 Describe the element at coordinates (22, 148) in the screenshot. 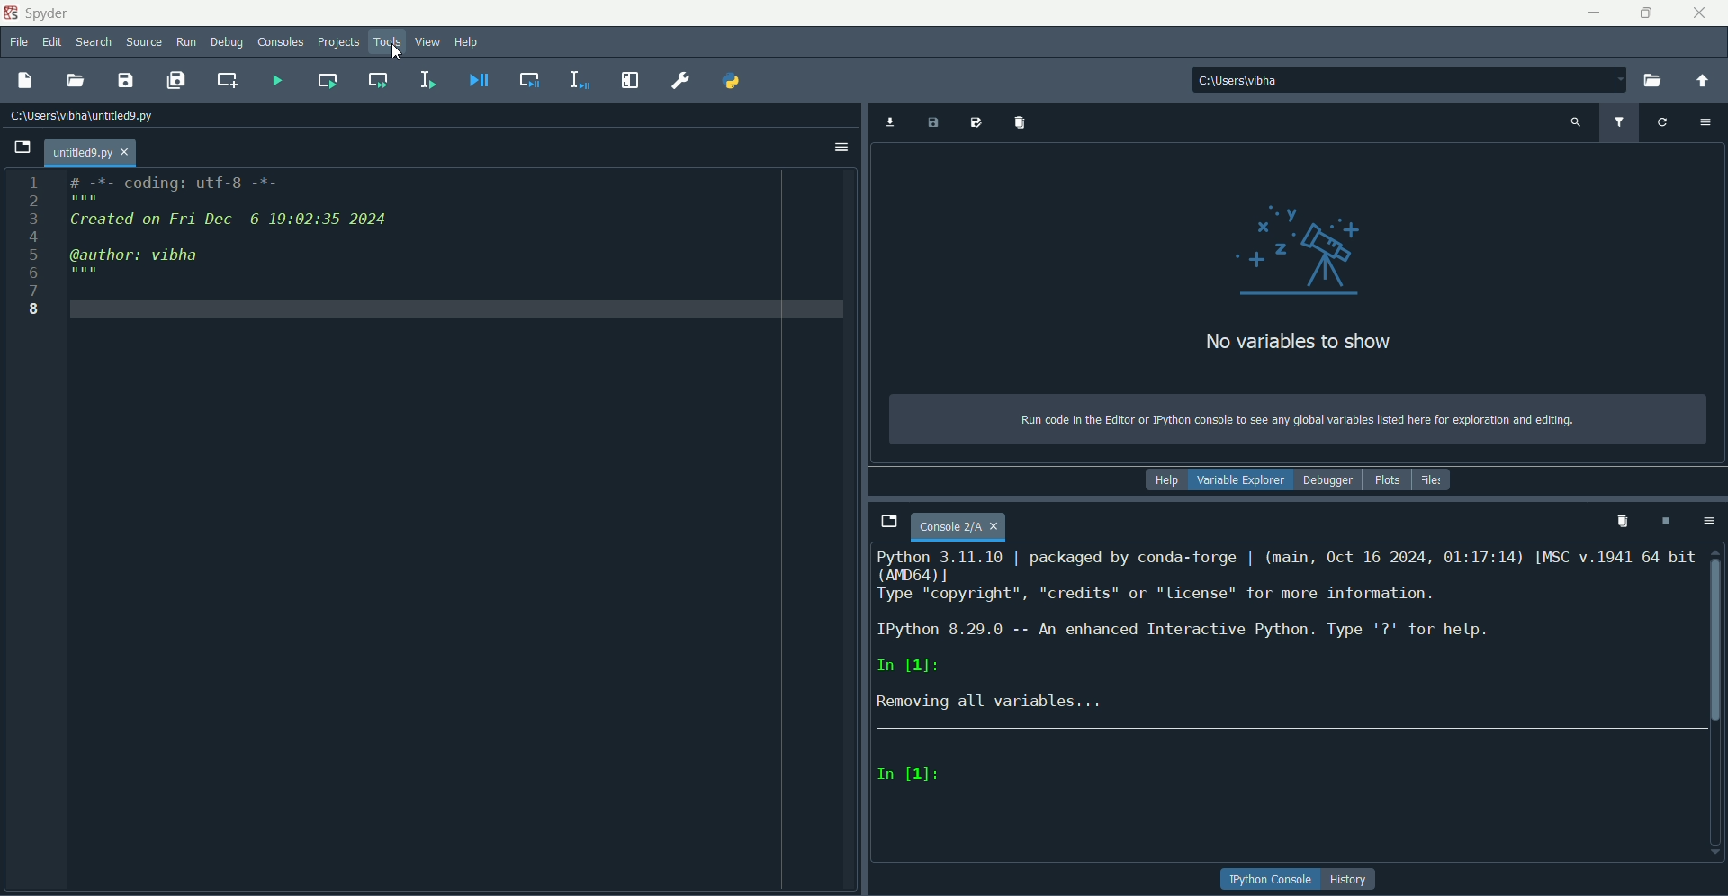

I see `Open file` at that location.